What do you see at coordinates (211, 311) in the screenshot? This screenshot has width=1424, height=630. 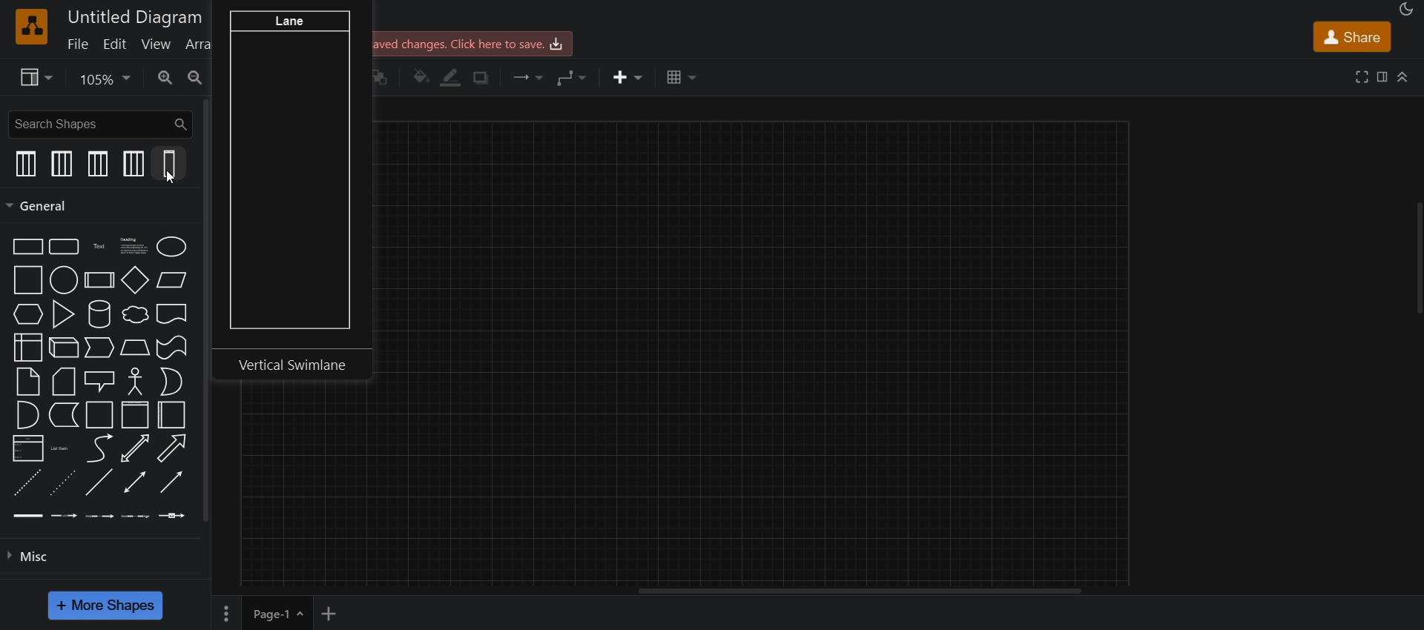 I see `vertical scroll bar` at bounding box center [211, 311].